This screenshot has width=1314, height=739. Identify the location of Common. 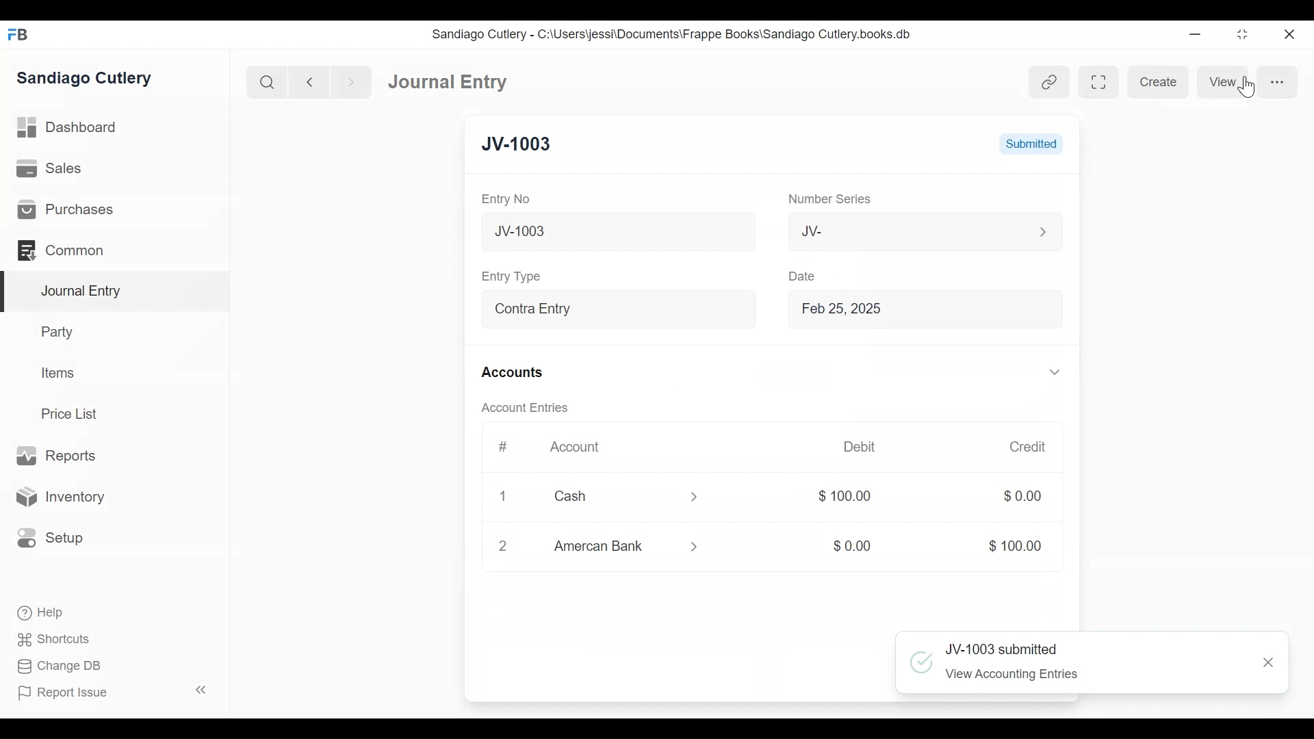
(62, 249).